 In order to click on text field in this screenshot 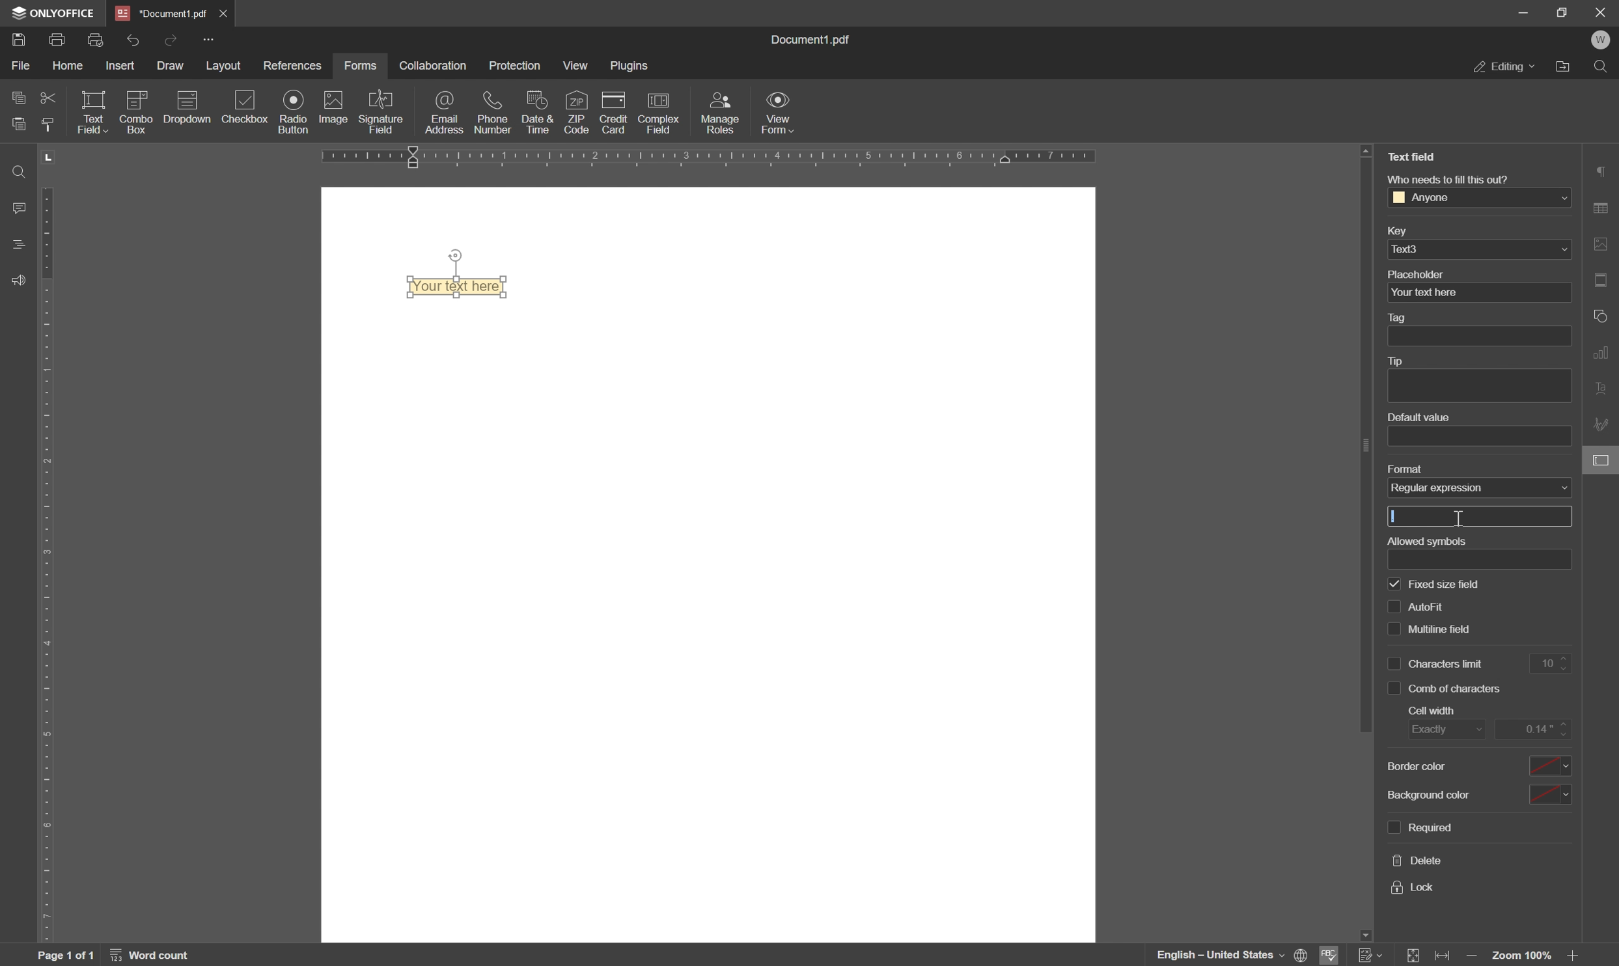, I will do `click(1412, 157)`.